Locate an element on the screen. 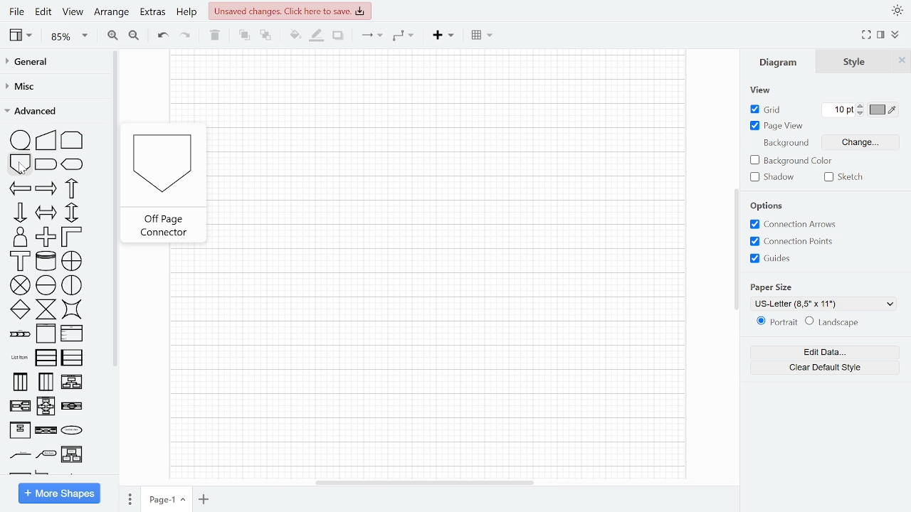  vertical tree layout is located at coordinates (73, 383).